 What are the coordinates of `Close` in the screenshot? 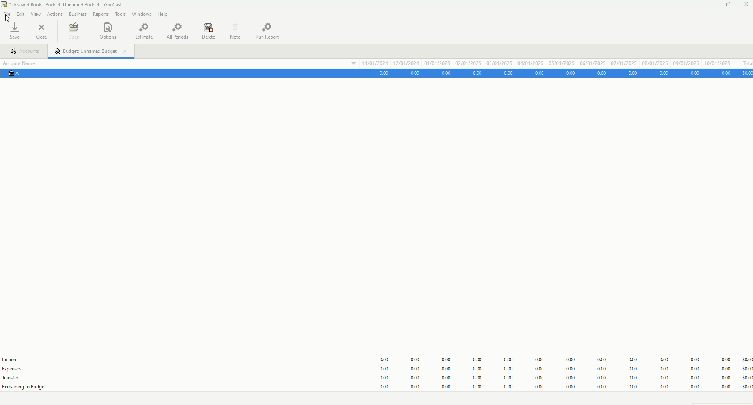 It's located at (746, 5).